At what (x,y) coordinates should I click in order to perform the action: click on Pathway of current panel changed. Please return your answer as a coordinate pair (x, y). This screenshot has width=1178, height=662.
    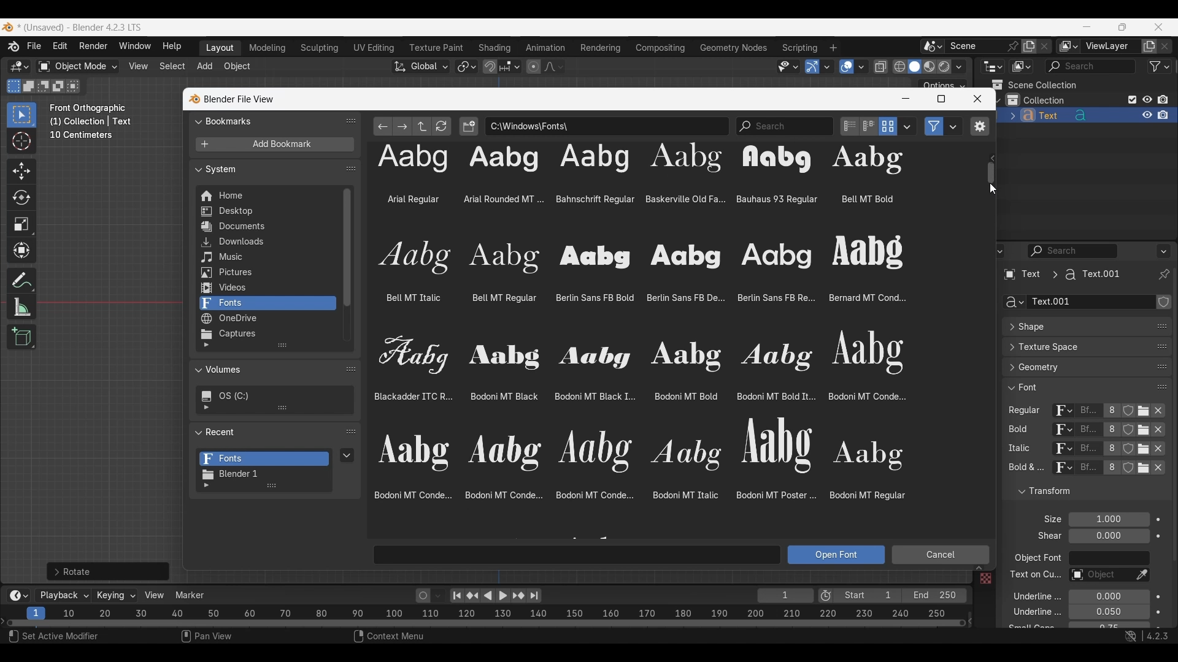
    Looking at the image, I should click on (1061, 275).